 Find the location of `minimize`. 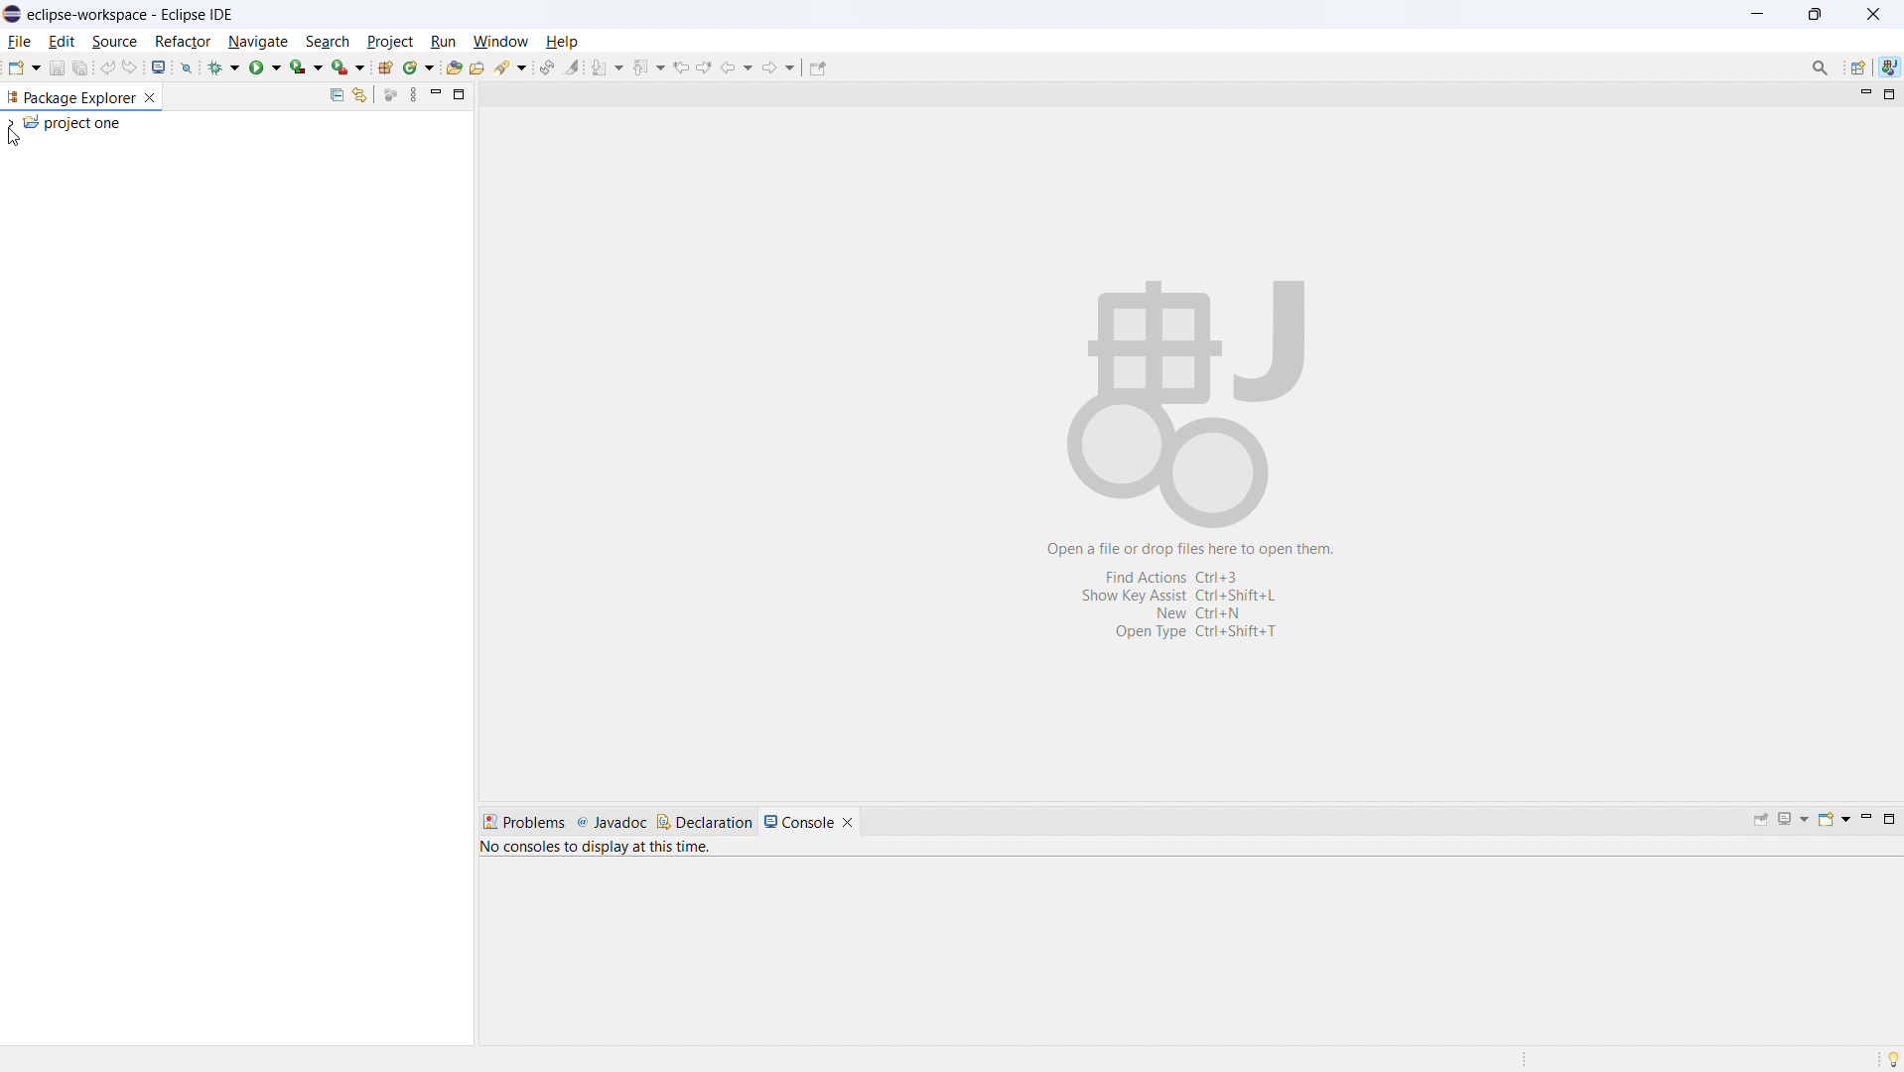

minimize is located at coordinates (436, 94).